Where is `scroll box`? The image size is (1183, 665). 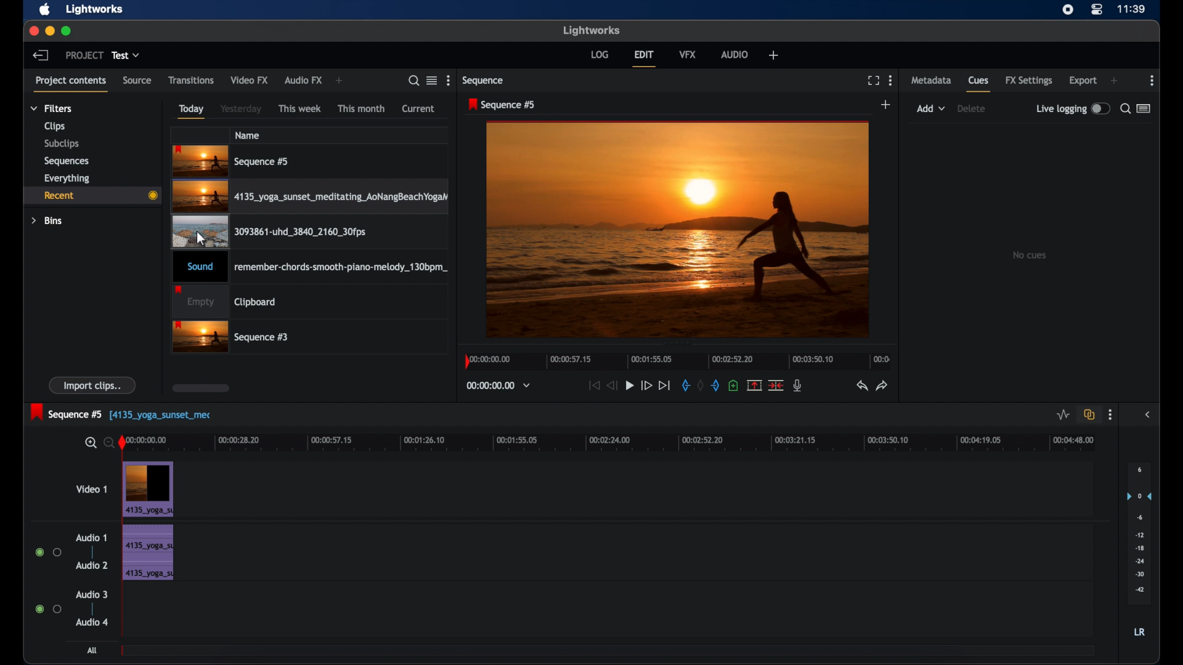
scroll box is located at coordinates (200, 388).